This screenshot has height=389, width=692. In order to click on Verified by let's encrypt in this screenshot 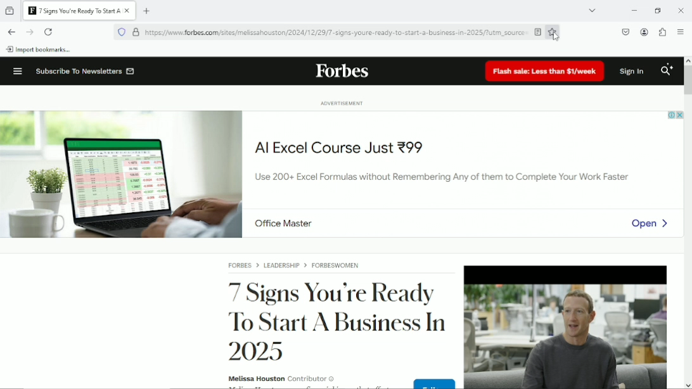, I will do `click(136, 32)`.